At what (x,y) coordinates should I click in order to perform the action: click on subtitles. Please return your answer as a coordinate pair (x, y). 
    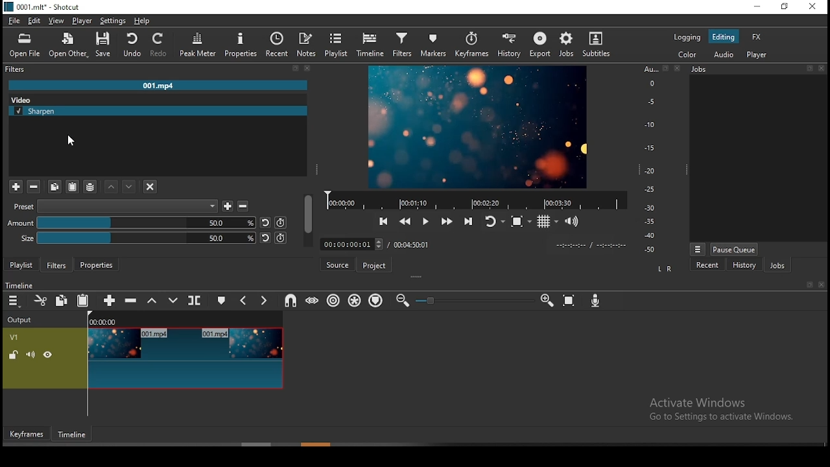
    Looking at the image, I should click on (597, 45).